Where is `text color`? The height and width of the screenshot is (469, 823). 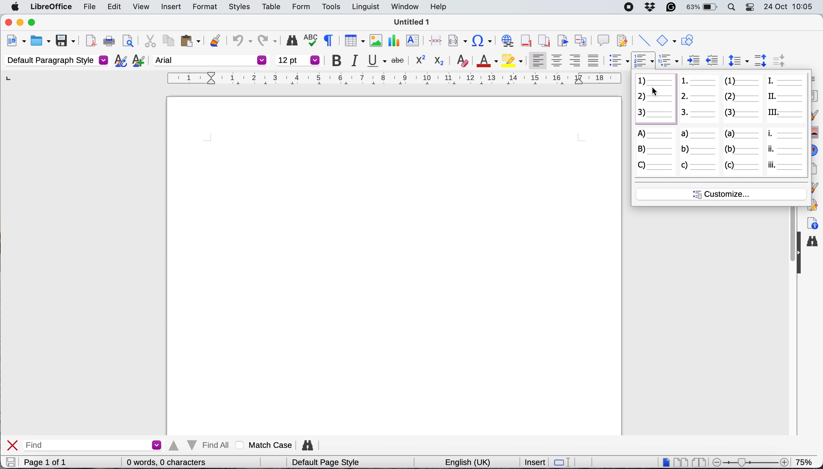
text color is located at coordinates (486, 60).